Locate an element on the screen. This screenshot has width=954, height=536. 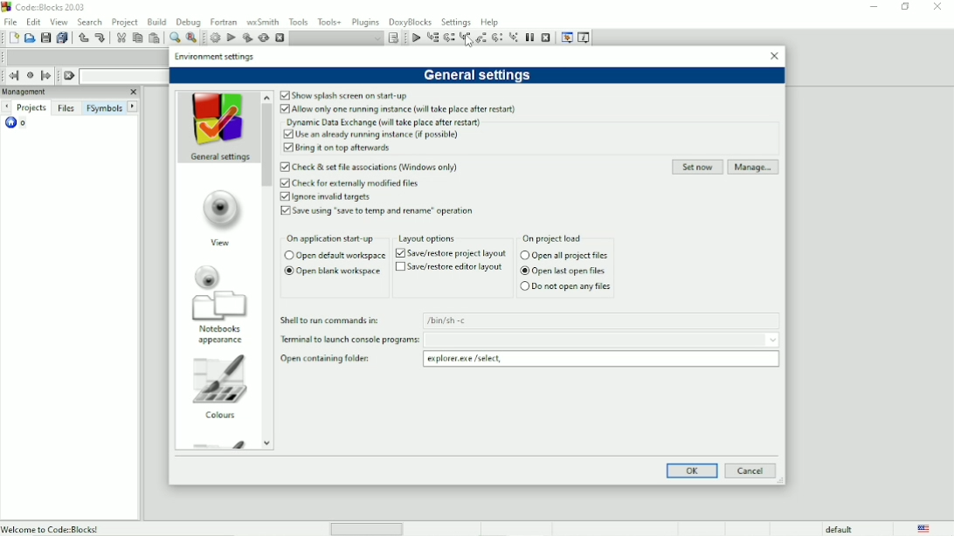
Minimize is located at coordinates (874, 7).